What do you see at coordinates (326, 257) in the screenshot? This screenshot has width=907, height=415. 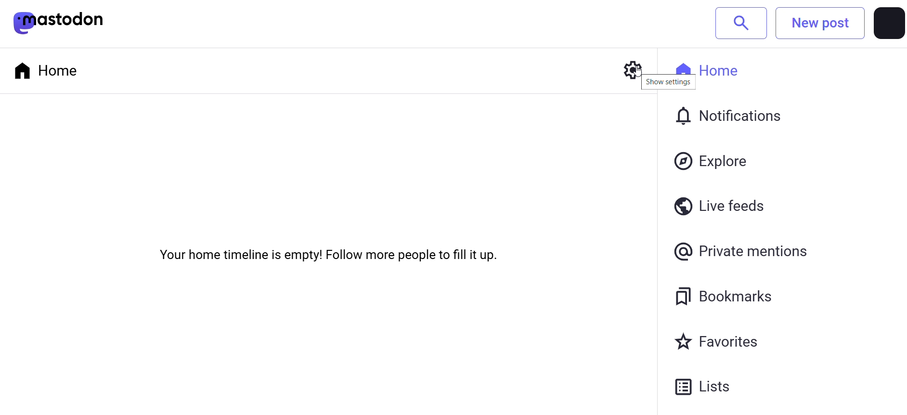 I see `Your home timeline is empty! Follow more people to fill it up.` at bounding box center [326, 257].